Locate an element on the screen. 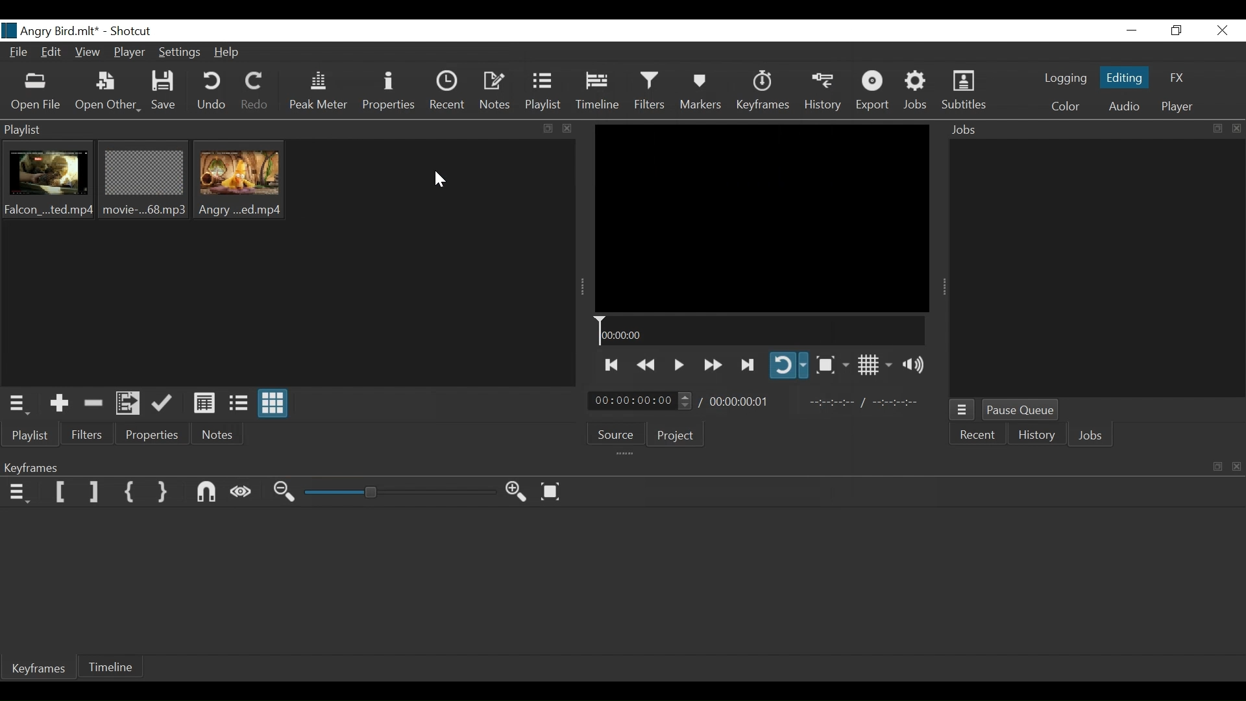 The image size is (1246, 701). Toggle player looping is located at coordinates (788, 364).